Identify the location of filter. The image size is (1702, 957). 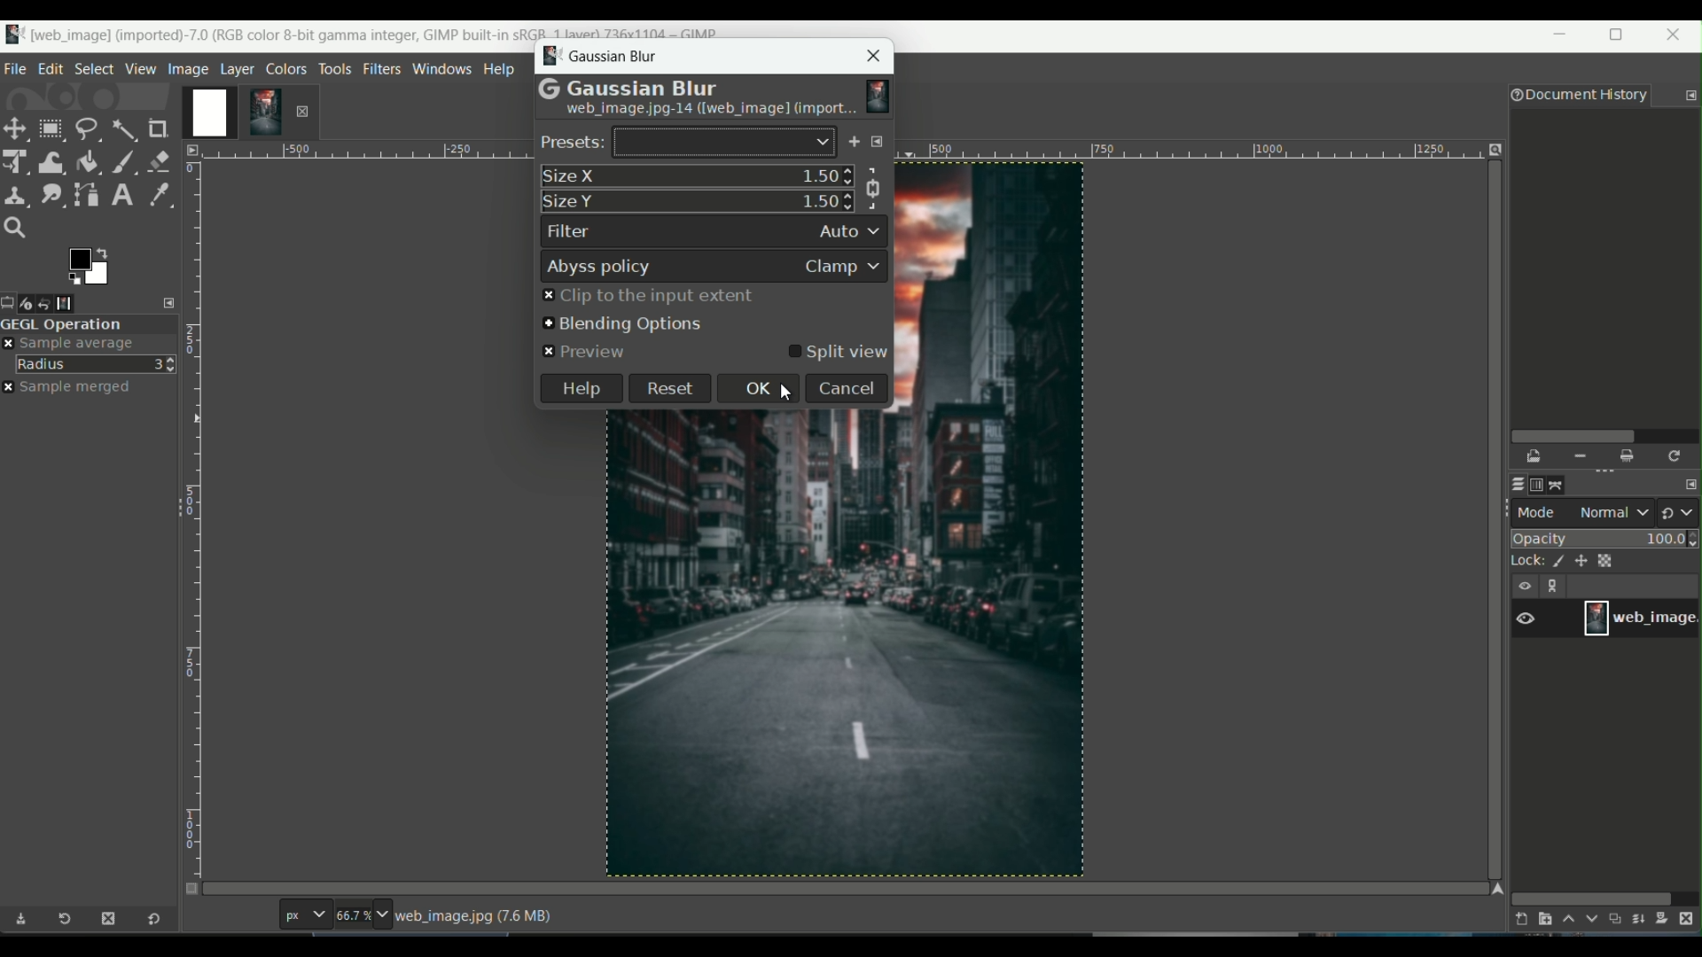
(570, 232).